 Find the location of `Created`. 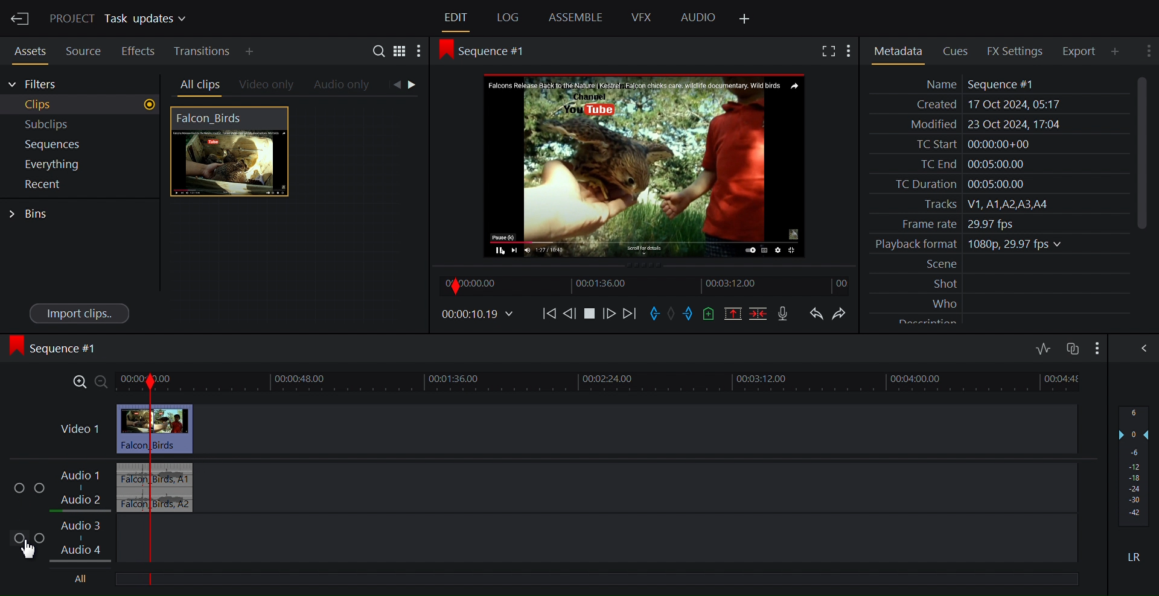

Created is located at coordinates (997, 105).